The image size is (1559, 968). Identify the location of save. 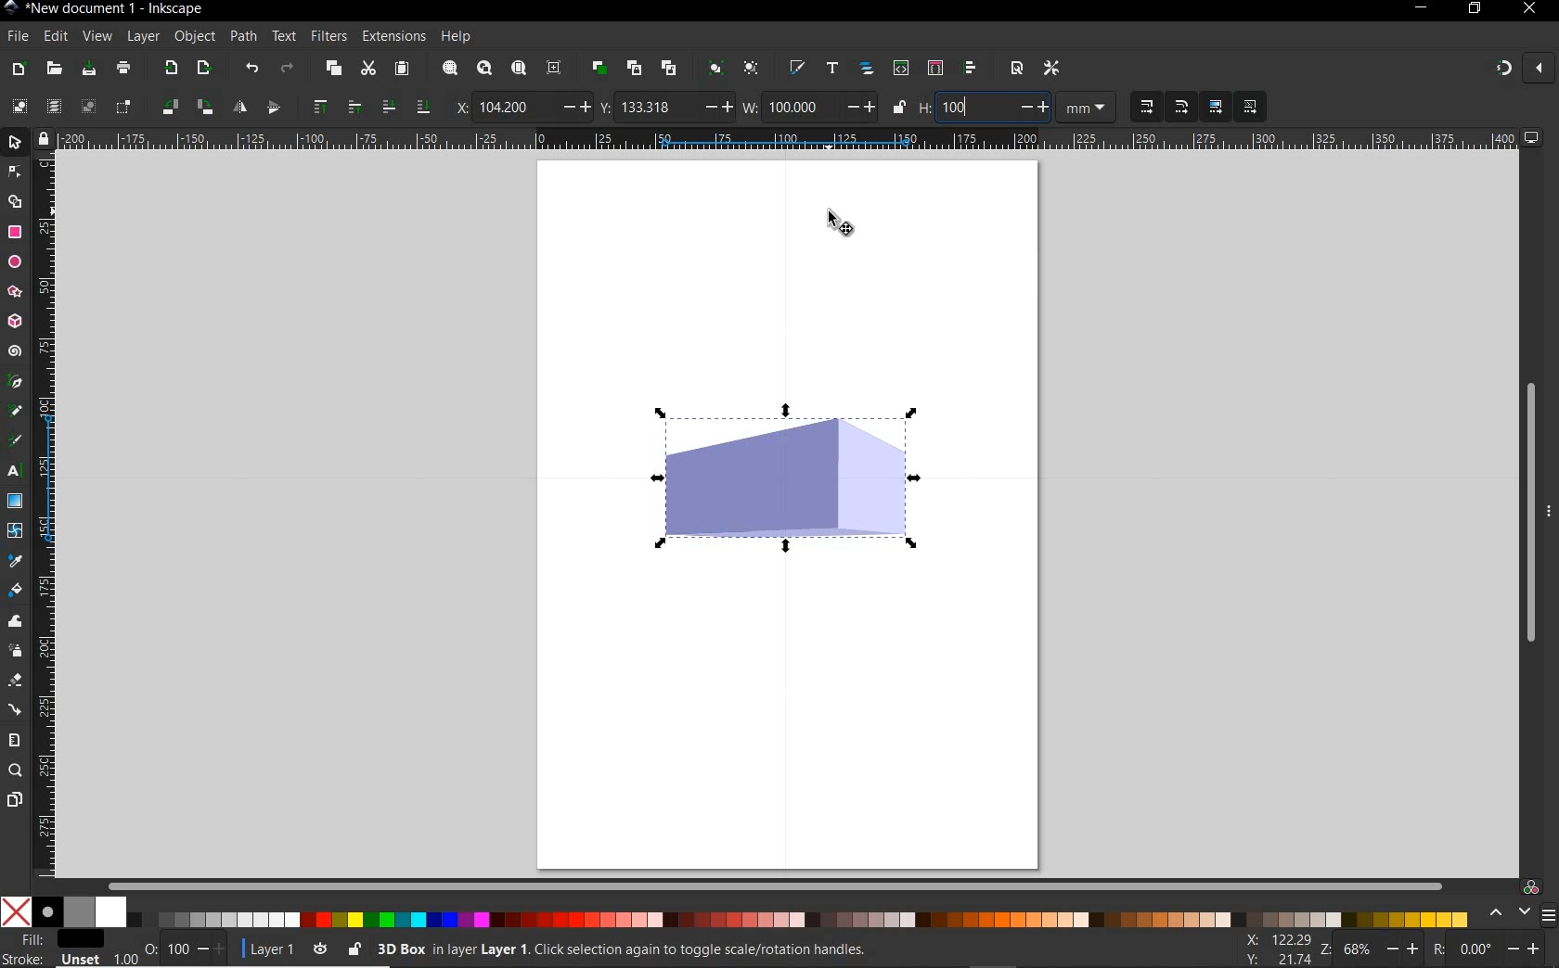
(88, 68).